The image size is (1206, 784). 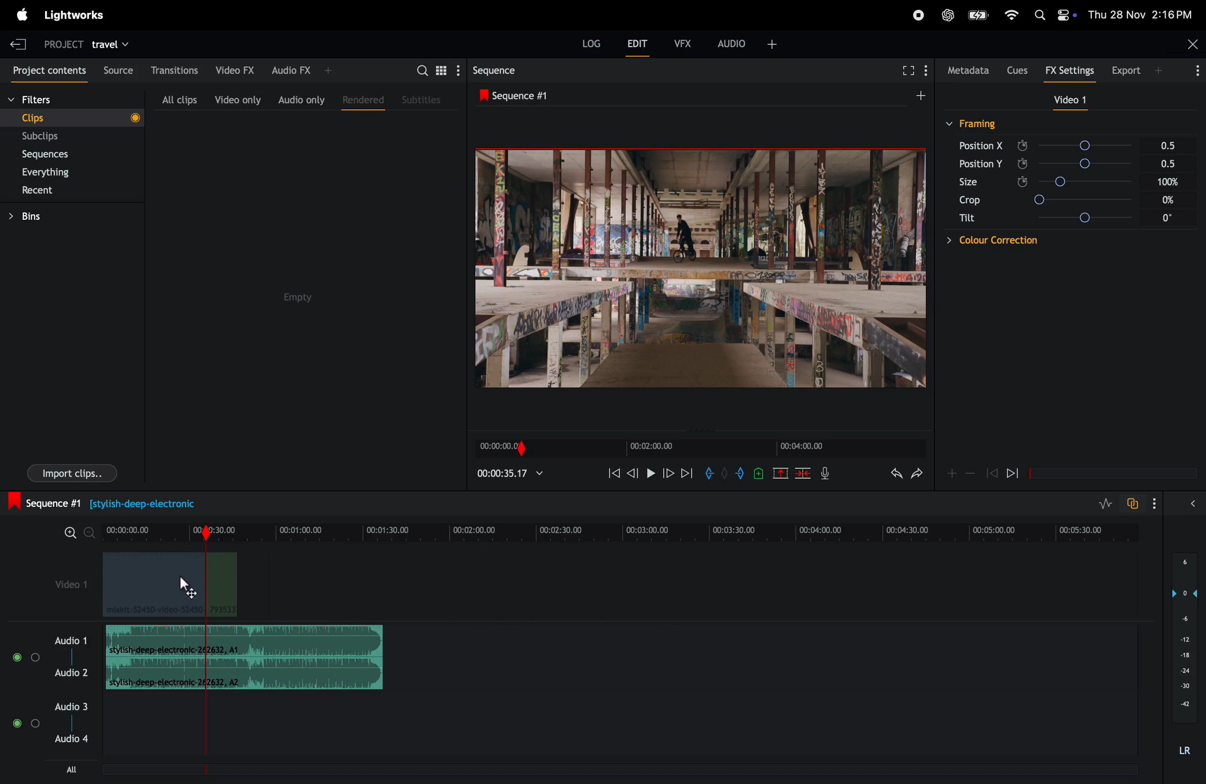 What do you see at coordinates (360, 98) in the screenshot?
I see `rendered` at bounding box center [360, 98].